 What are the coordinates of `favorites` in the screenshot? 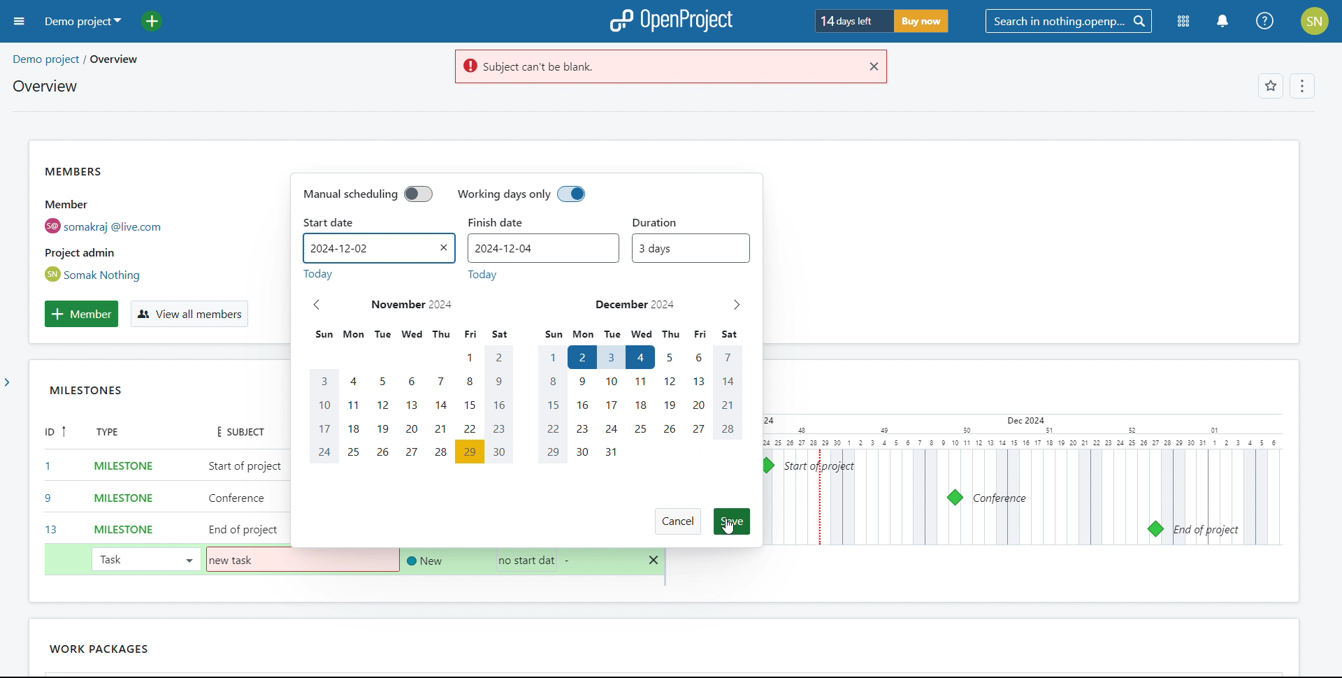 It's located at (1270, 87).